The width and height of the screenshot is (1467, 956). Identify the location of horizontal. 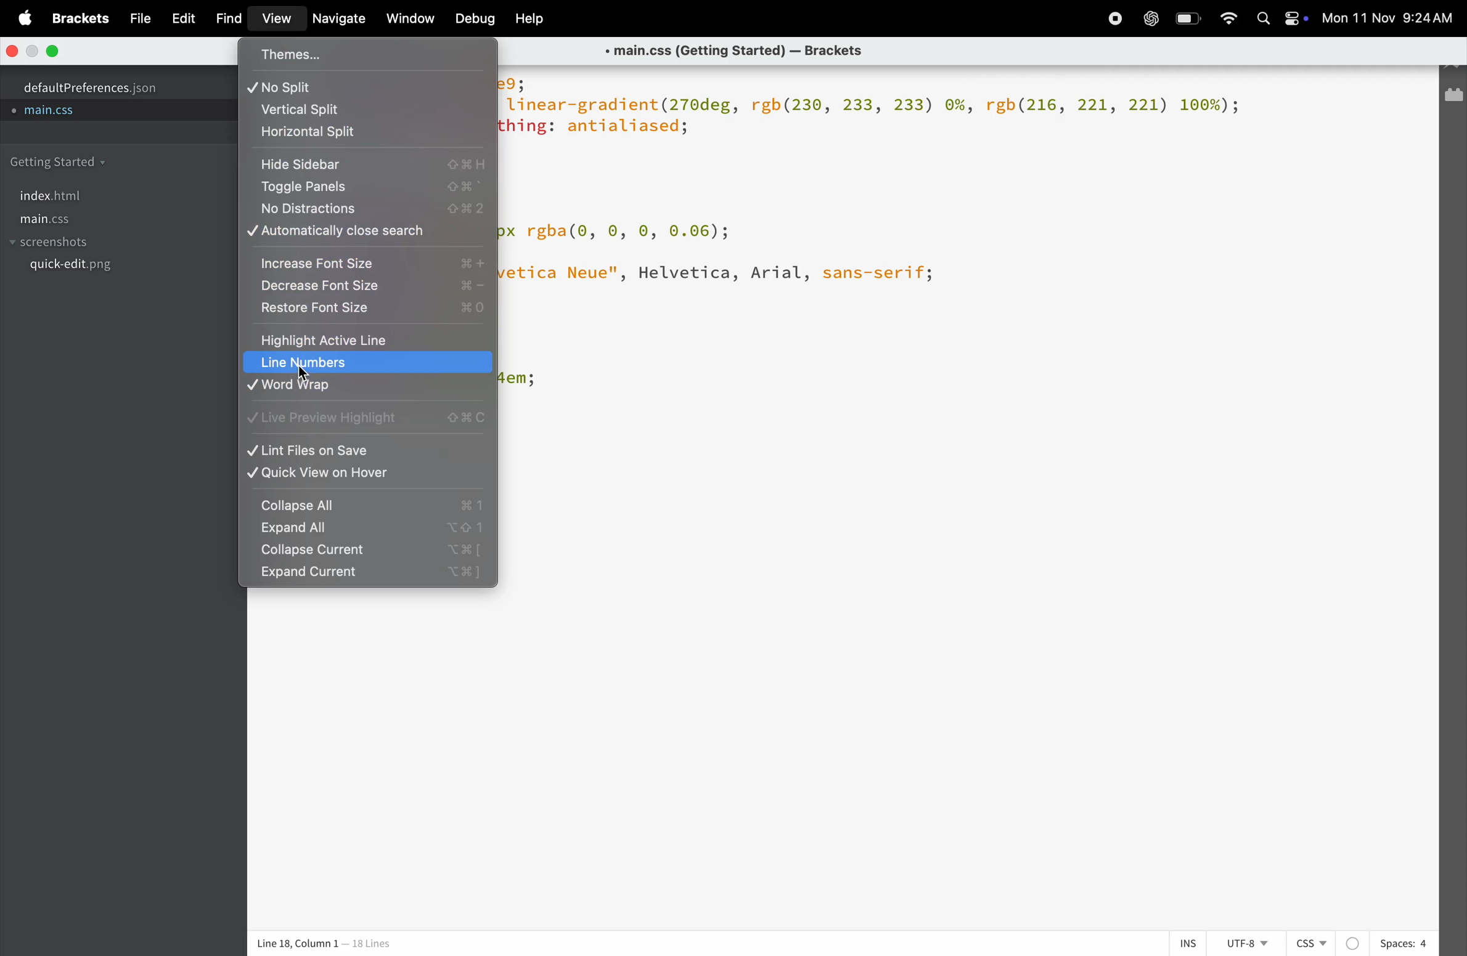
(370, 135).